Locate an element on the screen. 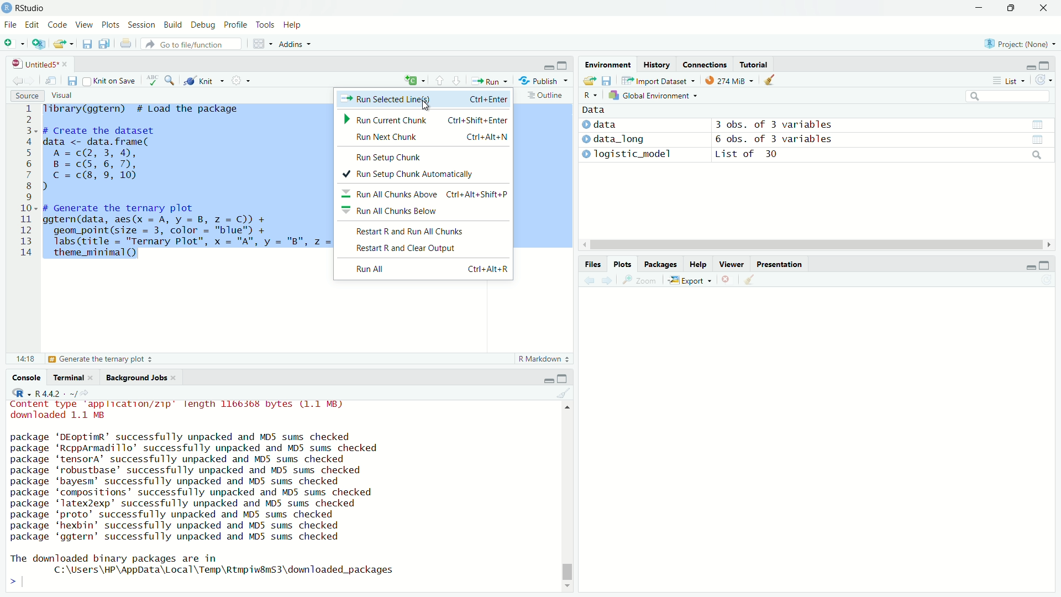 This screenshot has width=1061, height=597. maximise is located at coordinates (565, 379).